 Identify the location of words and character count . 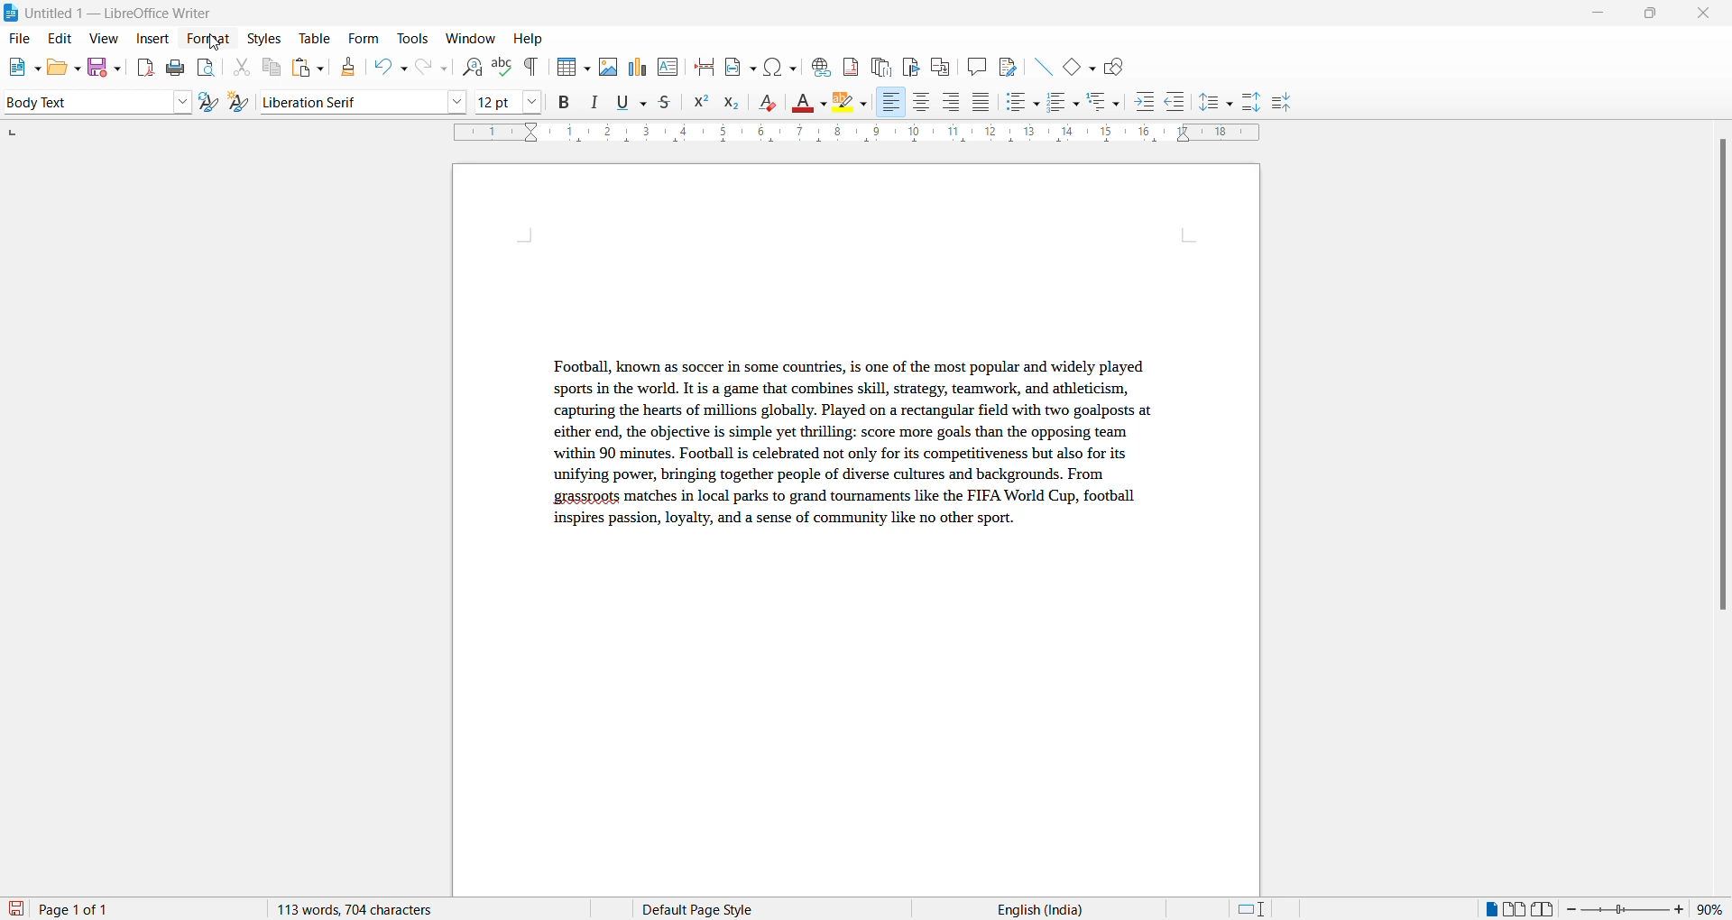
(373, 909).